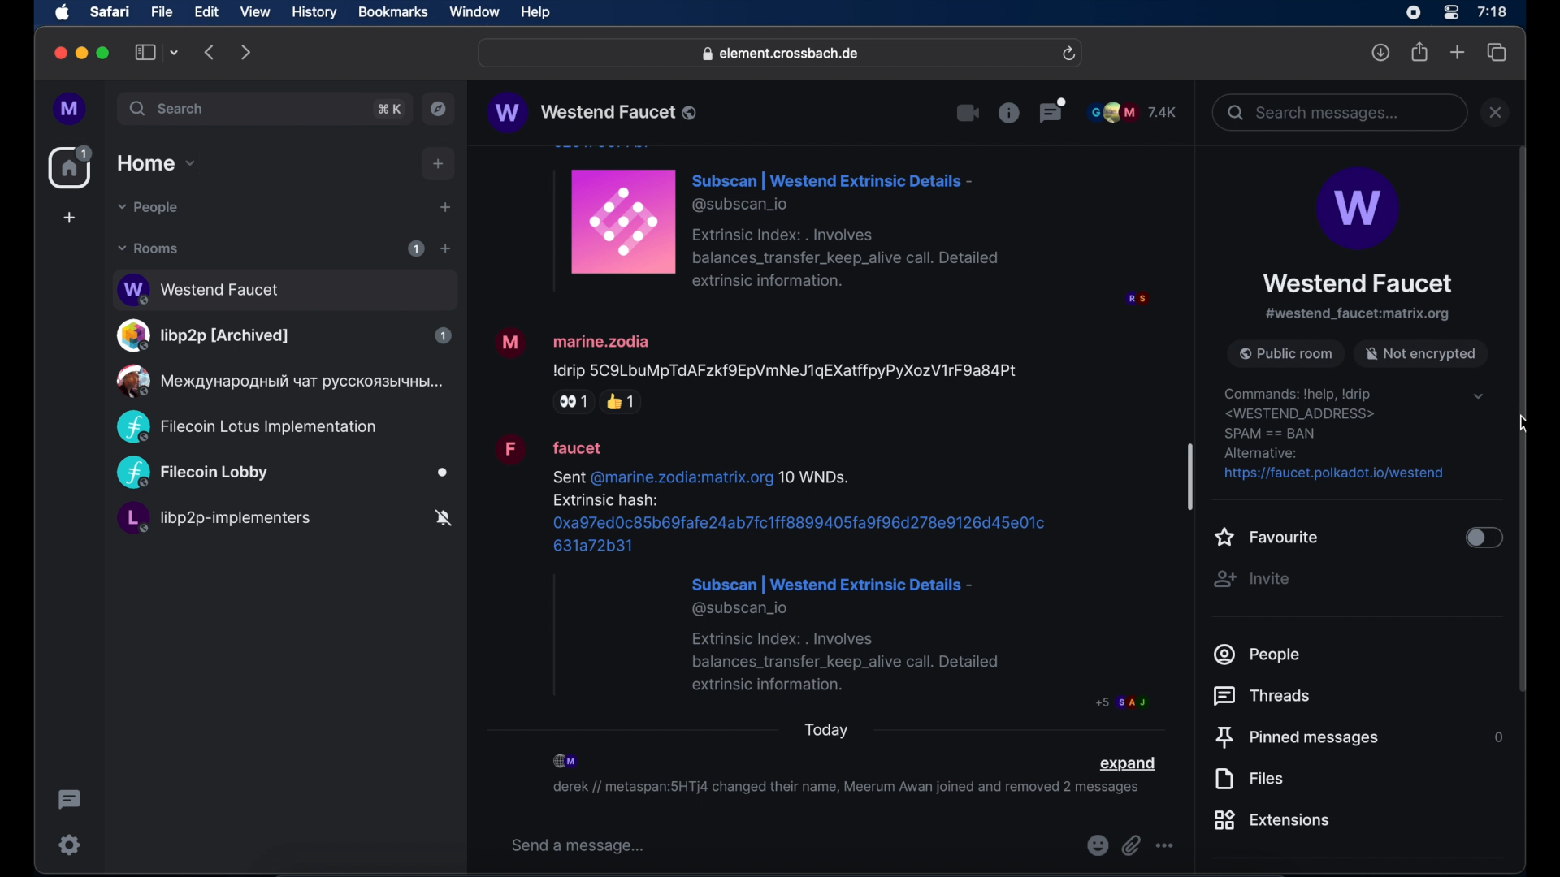 This screenshot has height=877, width=1560. What do you see at coordinates (1338, 112) in the screenshot?
I see `search messages` at bounding box center [1338, 112].